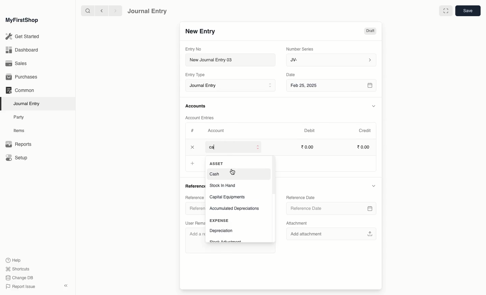  Describe the element at coordinates (232, 86) in the screenshot. I see `Journal Entry` at that location.